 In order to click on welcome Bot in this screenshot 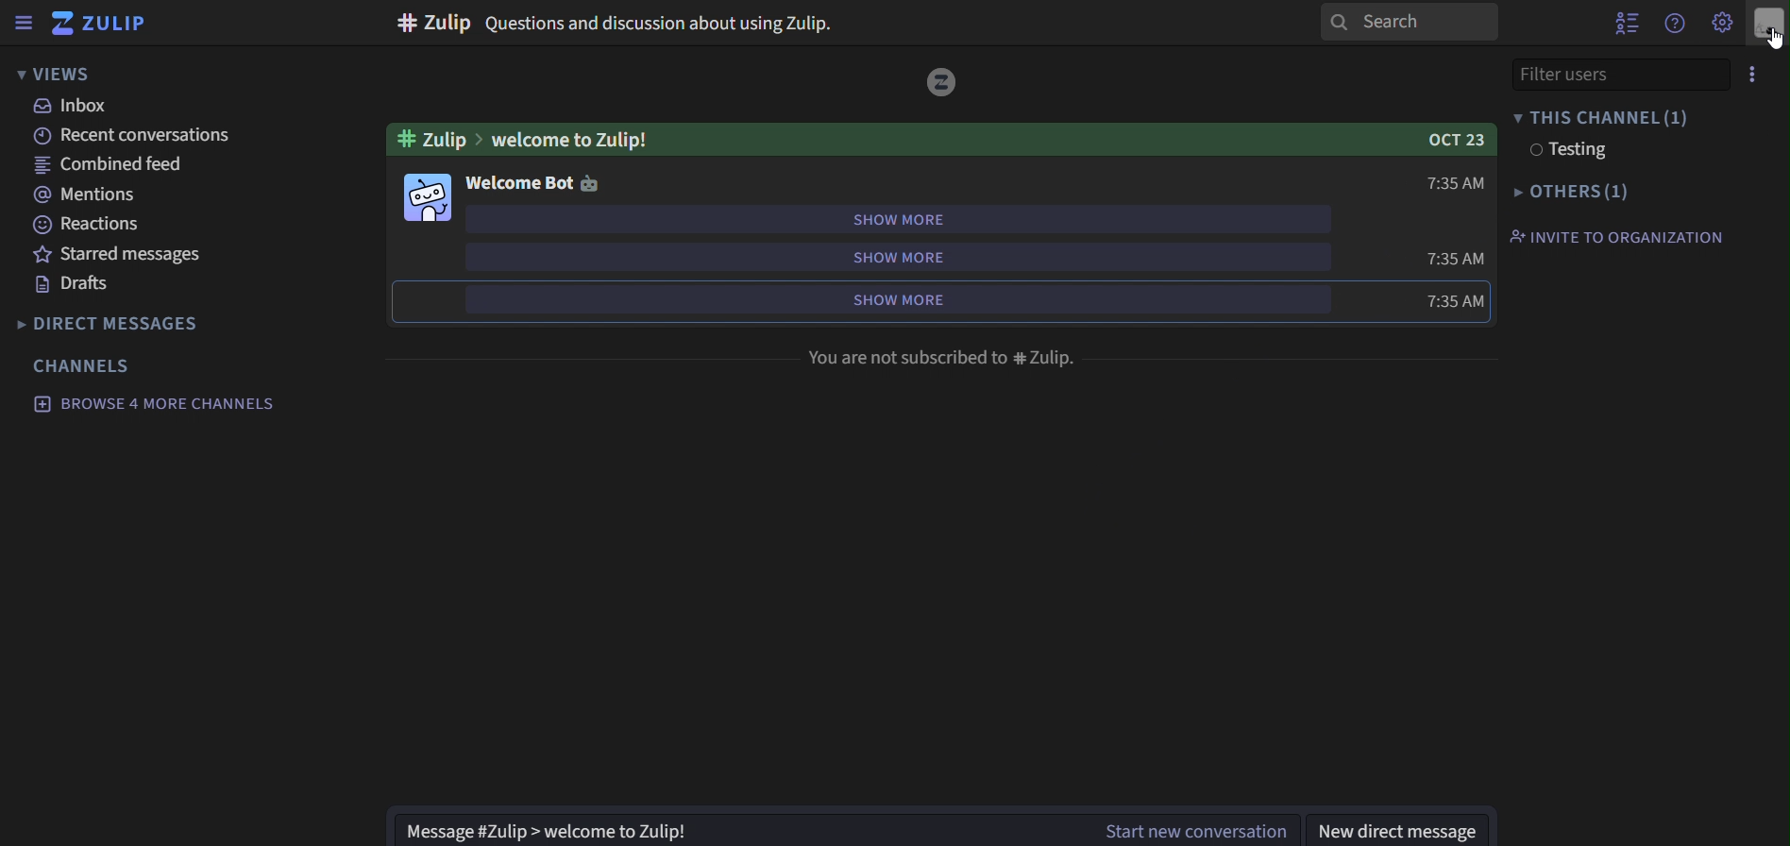, I will do `click(515, 181)`.